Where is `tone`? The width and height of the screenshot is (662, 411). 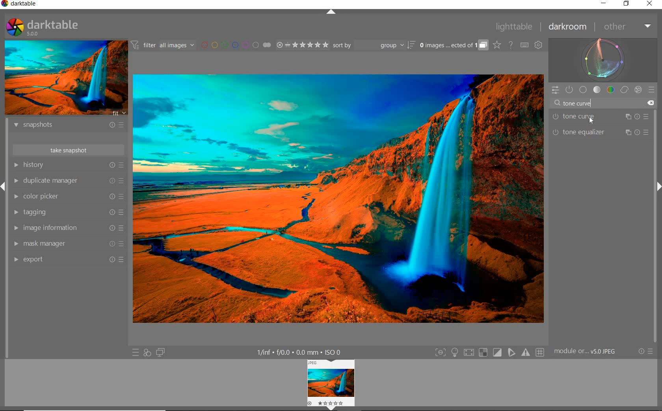
tone is located at coordinates (597, 90).